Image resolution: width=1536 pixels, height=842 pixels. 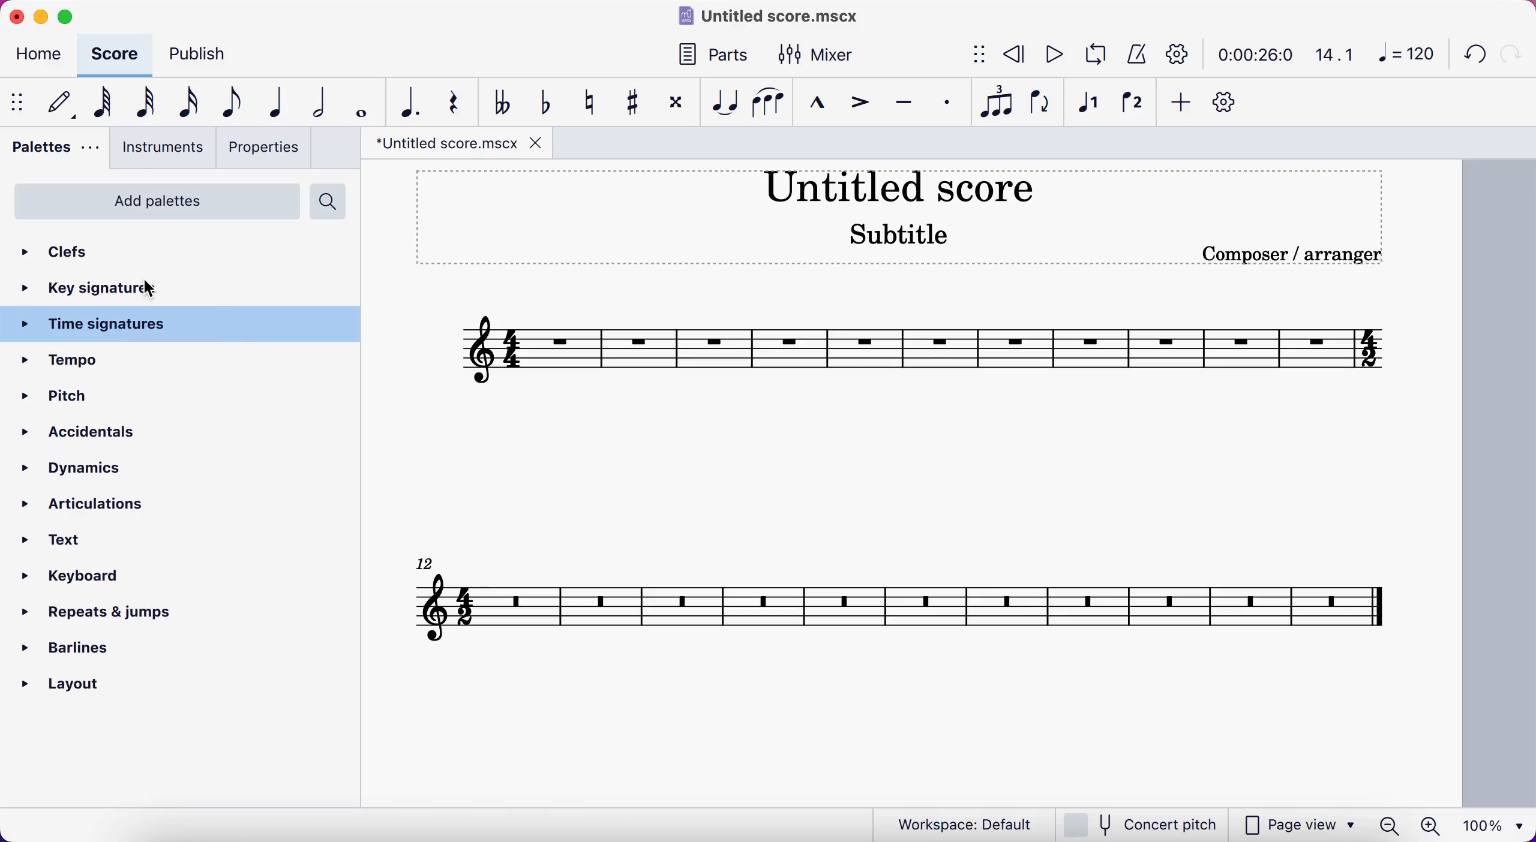 I want to click on key signature, so click(x=88, y=288).